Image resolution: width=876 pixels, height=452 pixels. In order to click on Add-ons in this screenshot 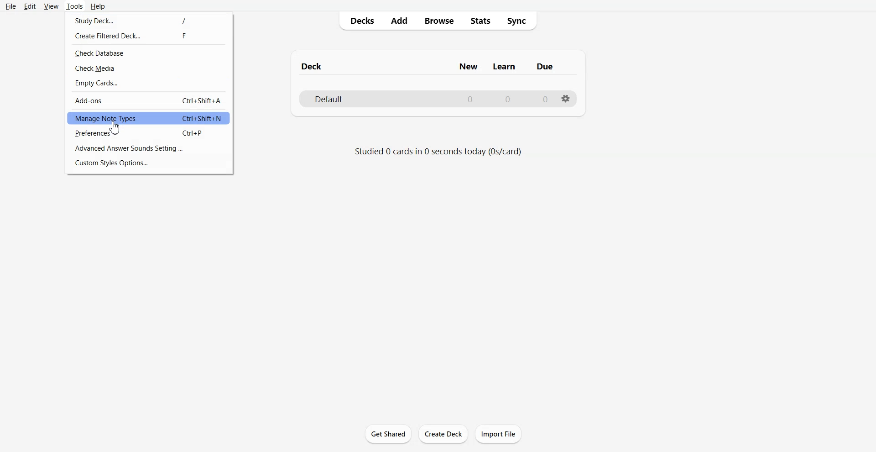, I will do `click(149, 100)`.